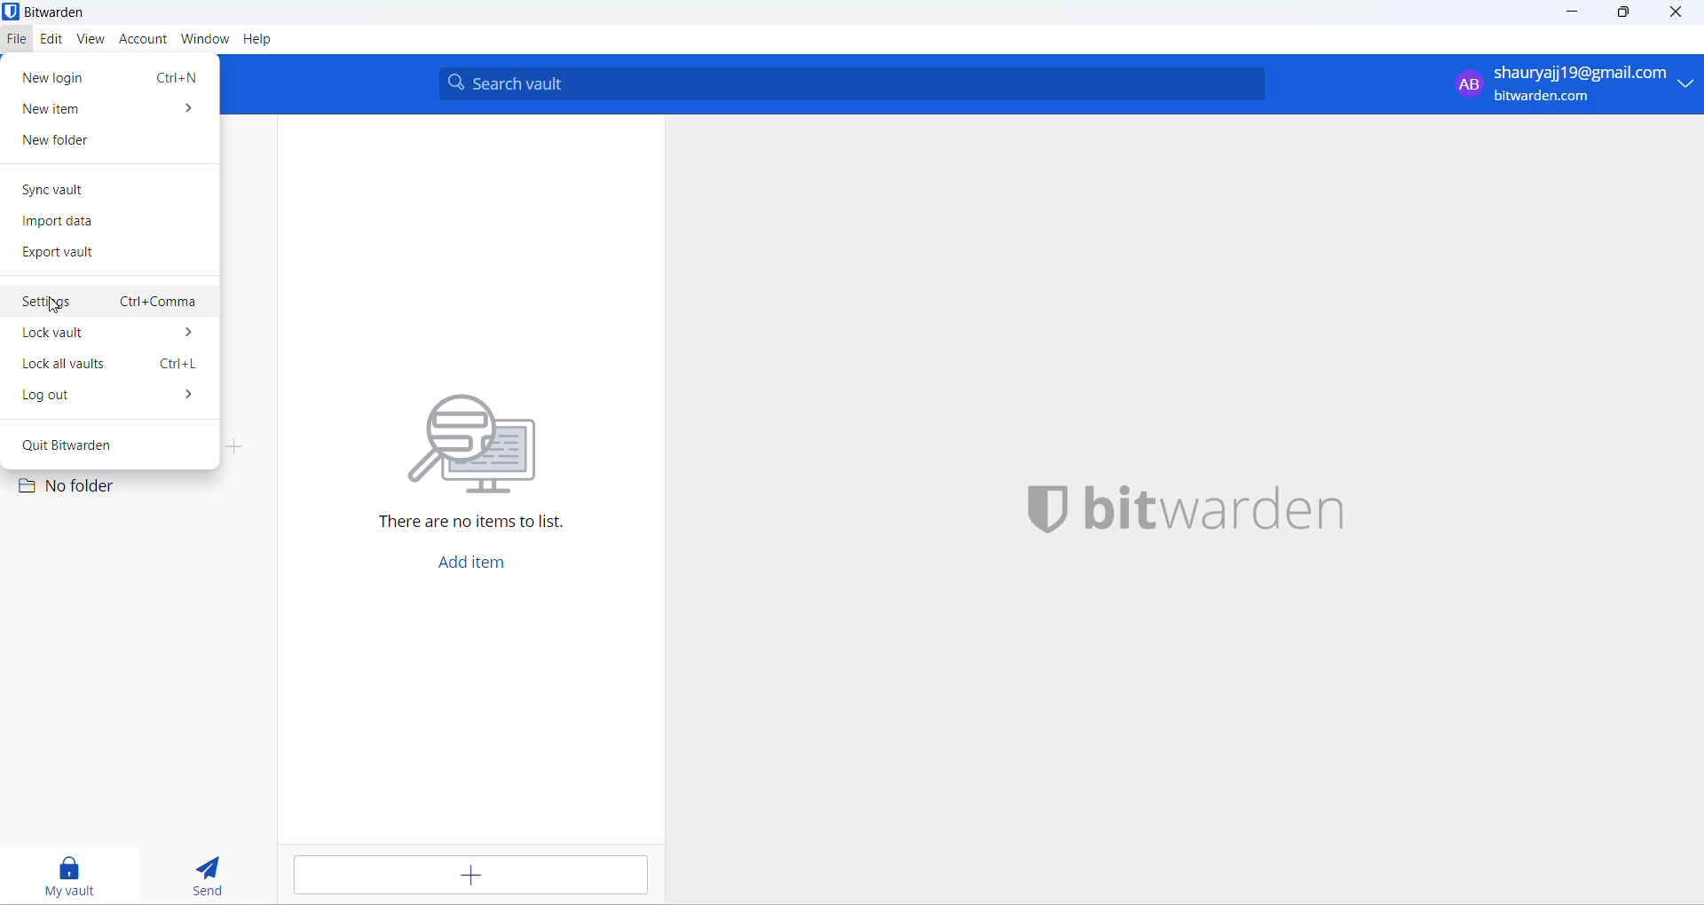 The width and height of the screenshot is (1704, 905). What do you see at coordinates (111, 192) in the screenshot?
I see `sync vault` at bounding box center [111, 192].